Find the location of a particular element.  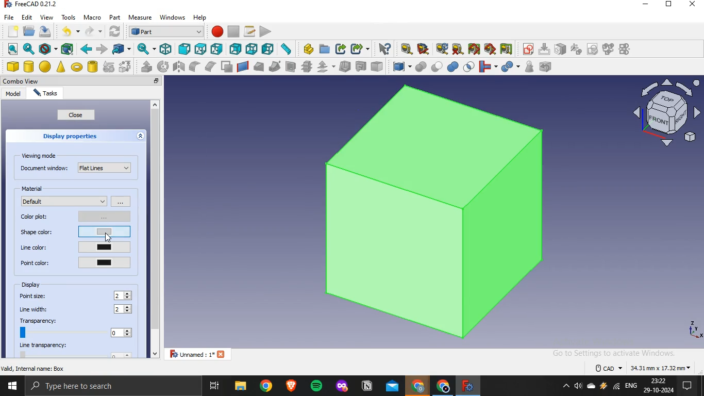

create folder is located at coordinates (325, 48).